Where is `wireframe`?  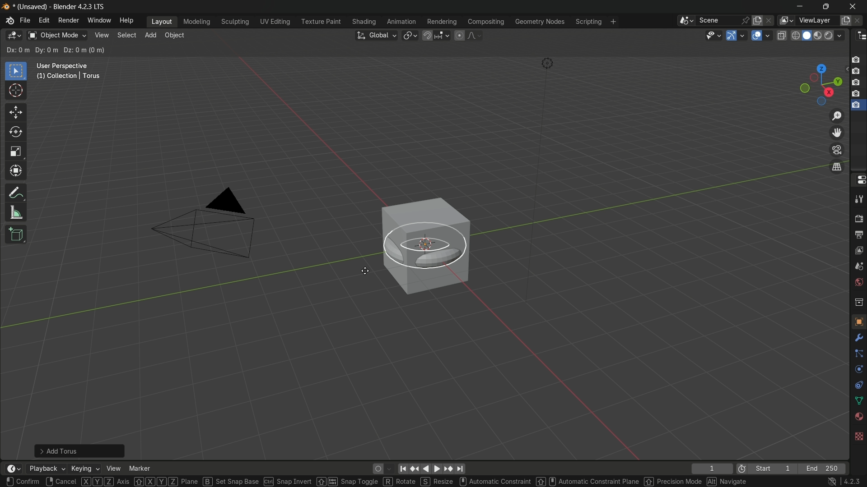
wireframe is located at coordinates (796, 35).